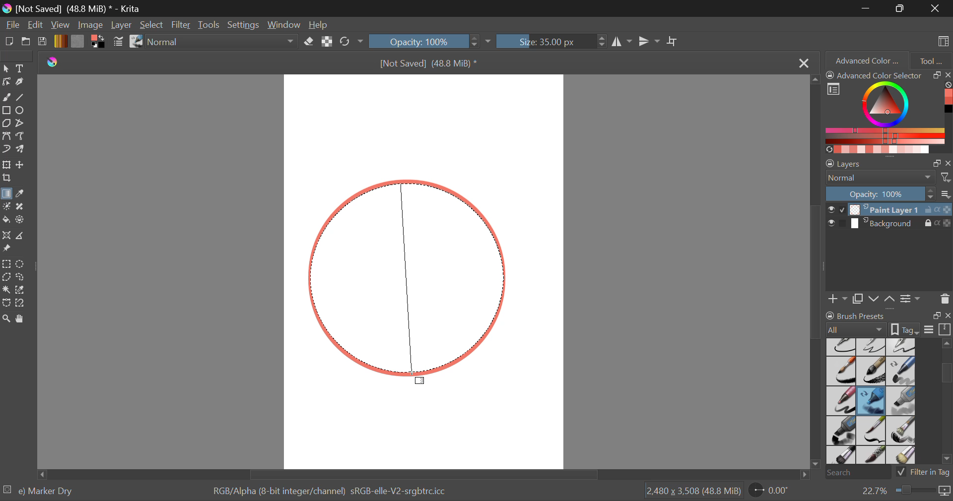  What do you see at coordinates (902, 8) in the screenshot?
I see `Minimize` at bounding box center [902, 8].